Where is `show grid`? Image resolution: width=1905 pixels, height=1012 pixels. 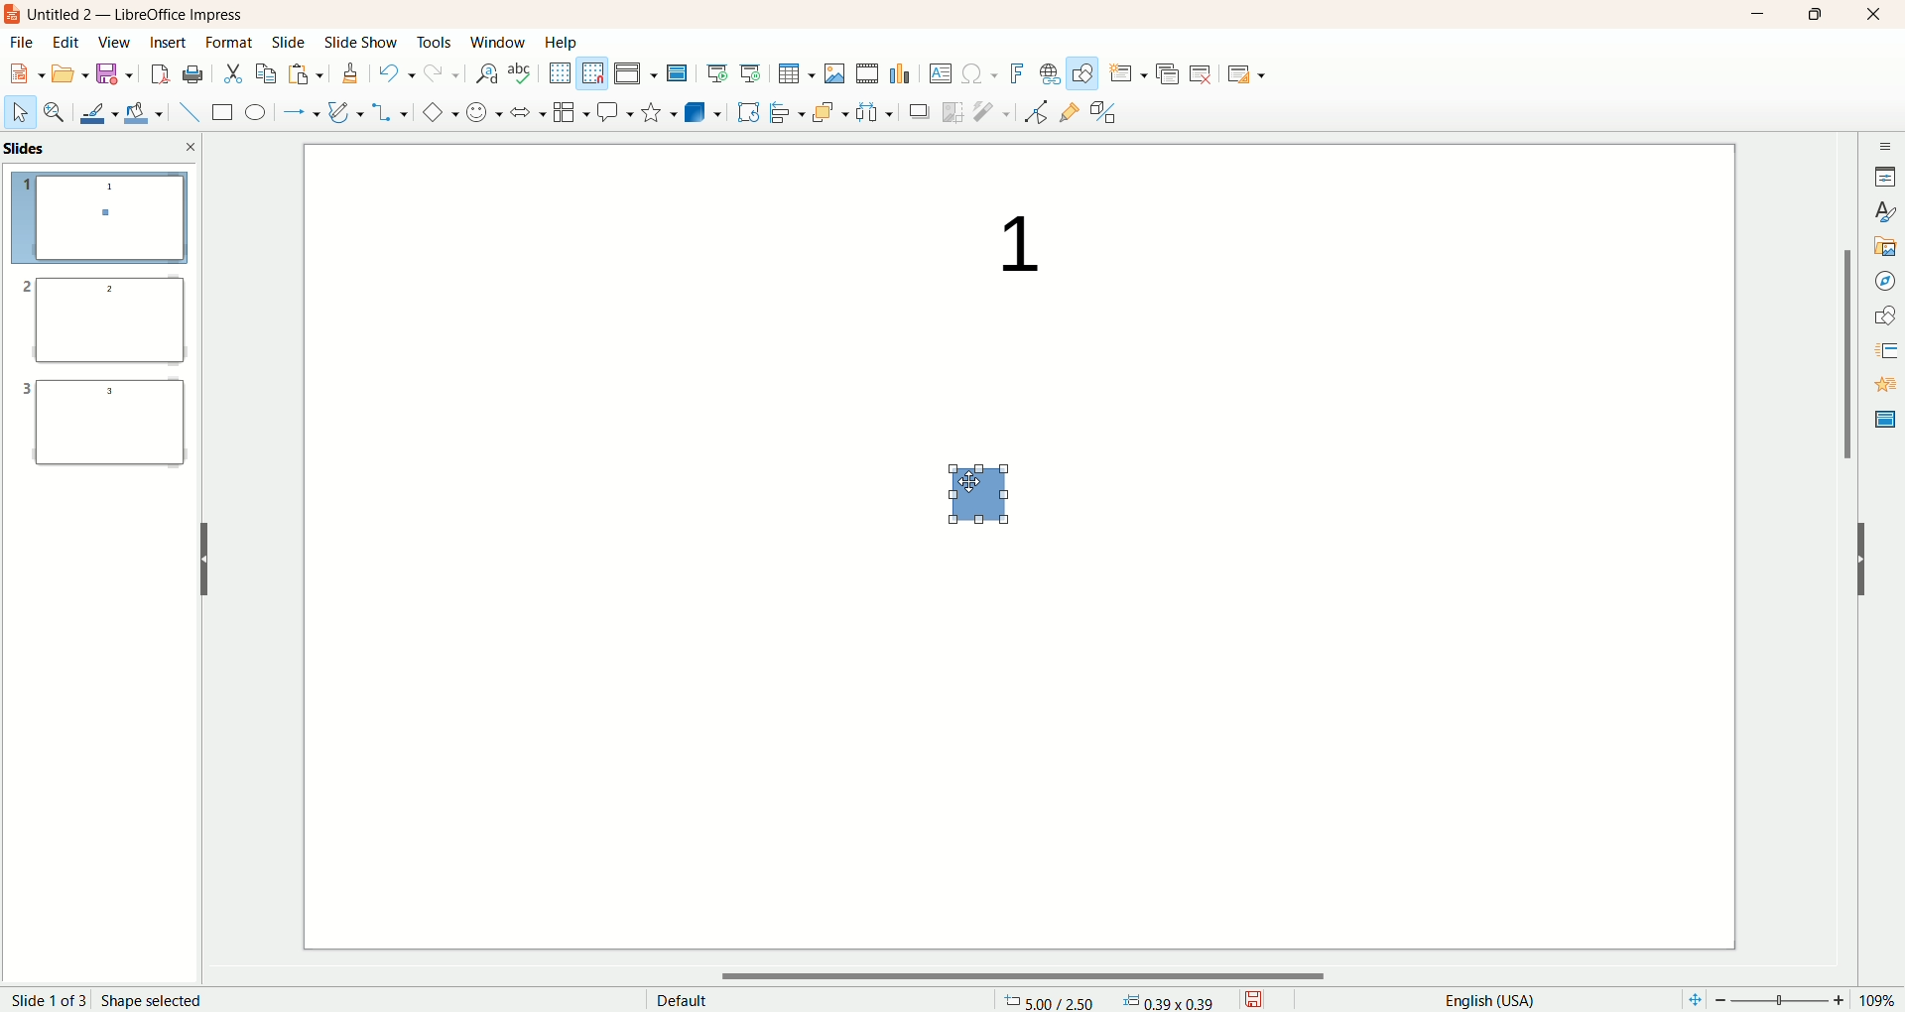
show grid is located at coordinates (558, 72).